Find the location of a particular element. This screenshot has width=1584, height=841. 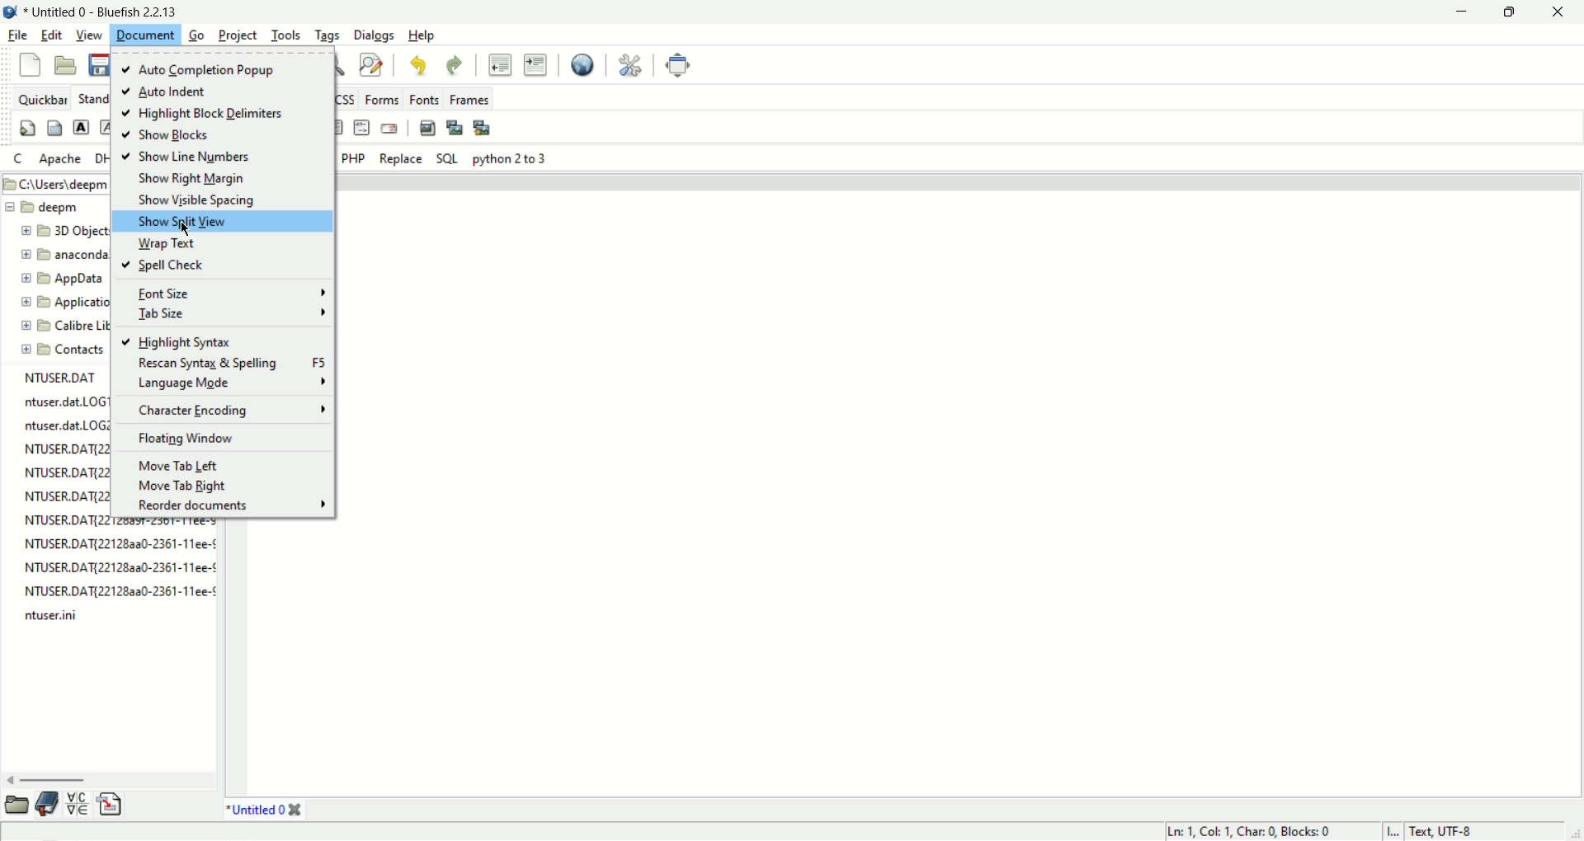

close is located at coordinates (1563, 12).